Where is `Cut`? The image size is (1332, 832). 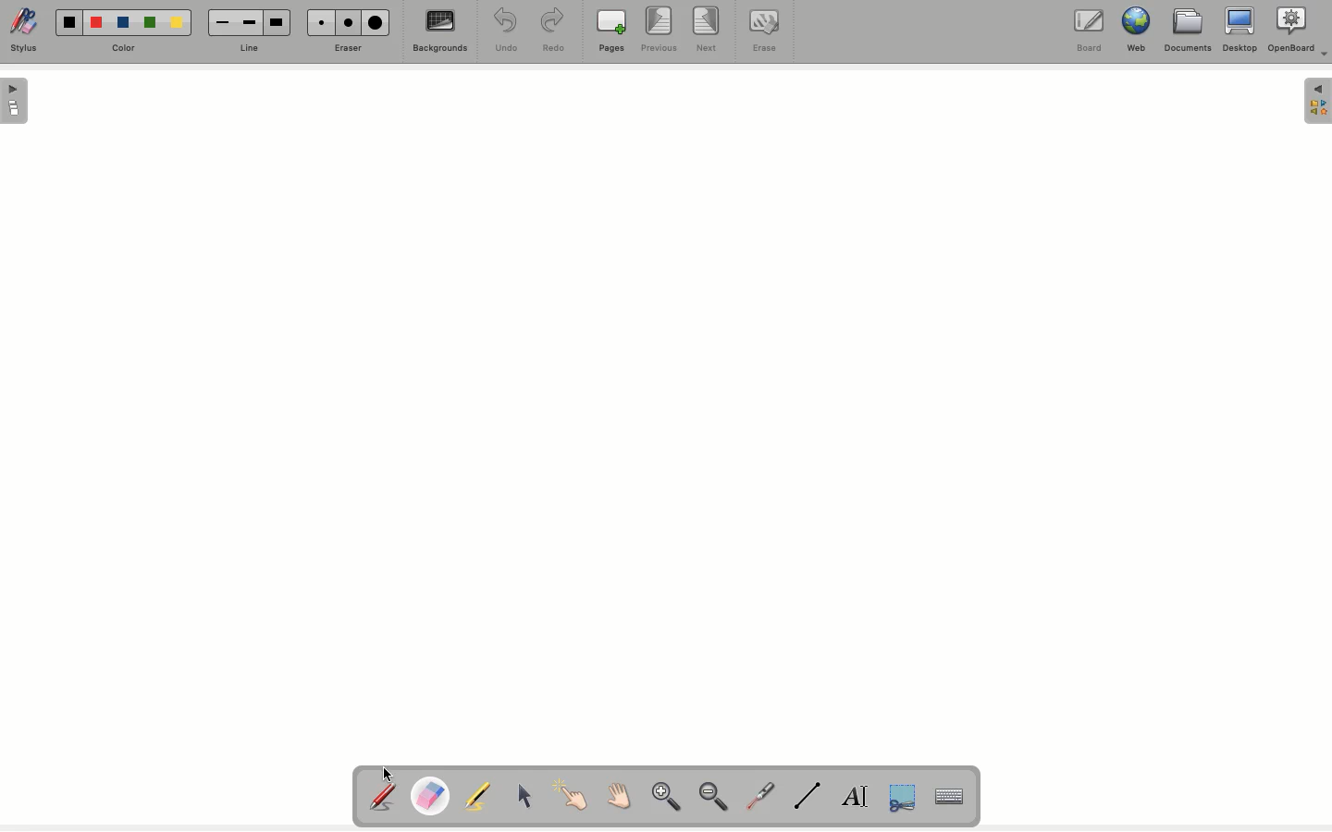
Cut is located at coordinates (902, 799).